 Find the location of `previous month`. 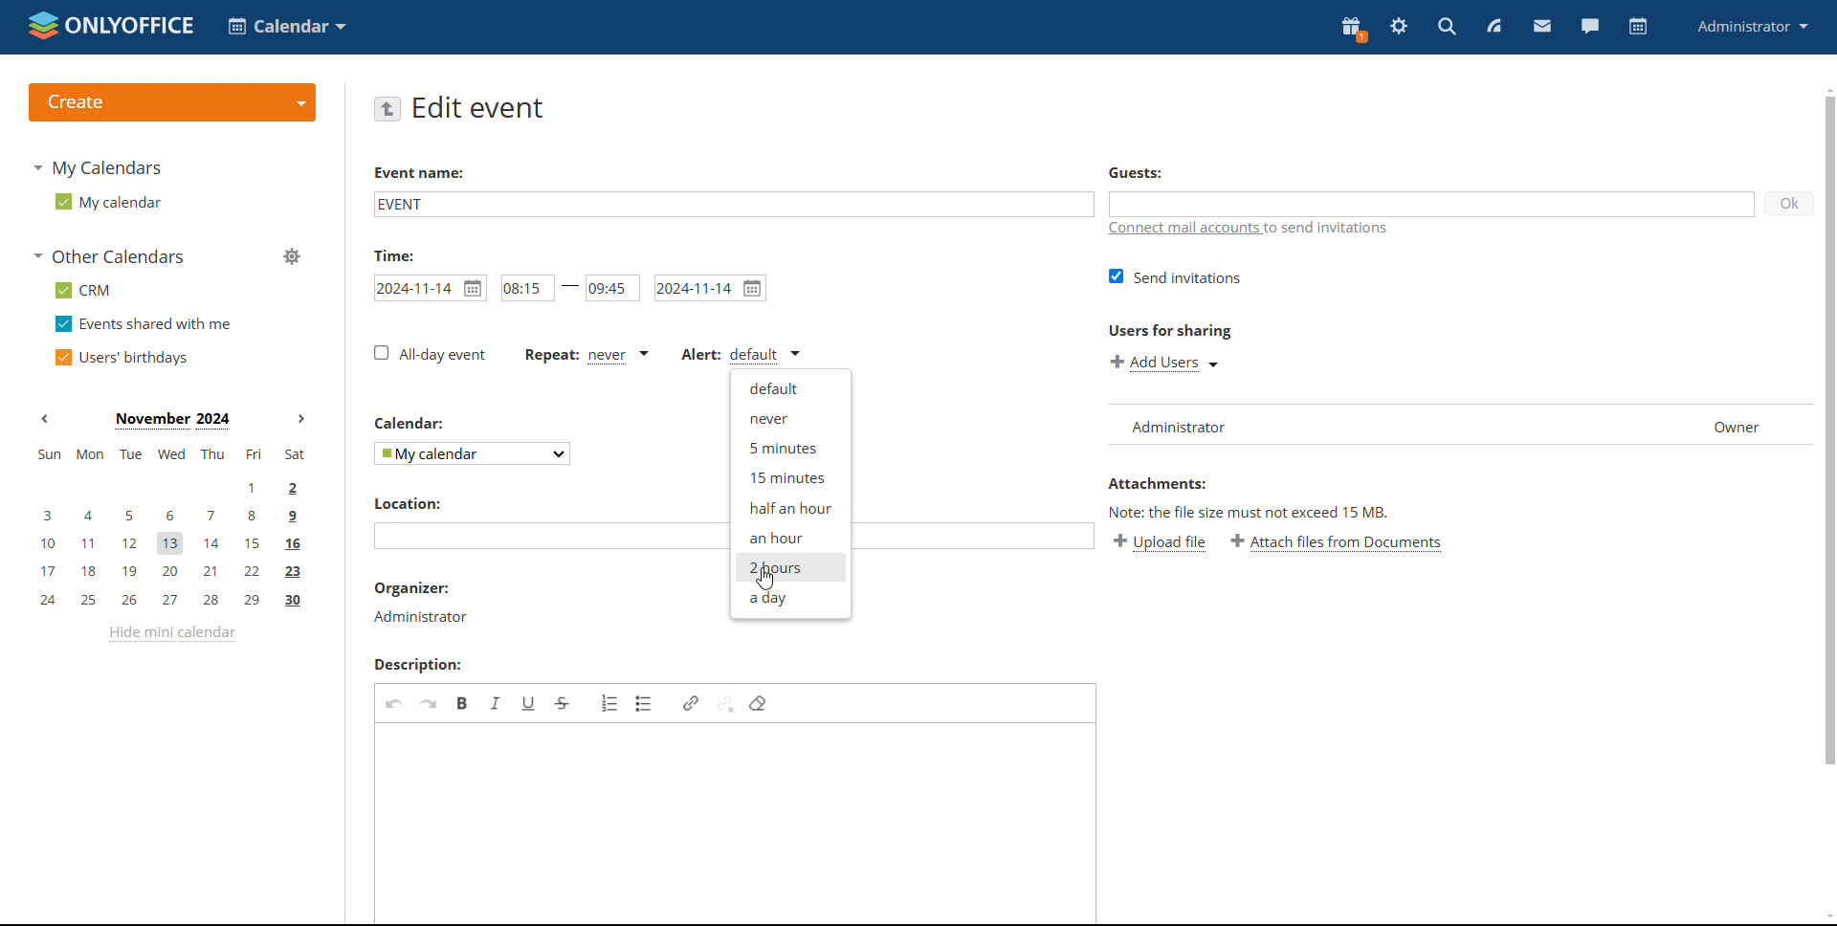

previous month is located at coordinates (45, 418).